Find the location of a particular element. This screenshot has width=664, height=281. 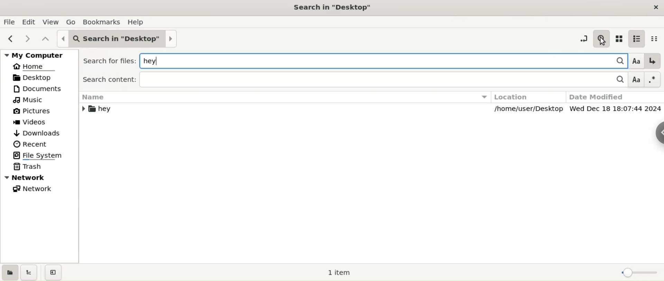

close sidebar is located at coordinates (53, 273).